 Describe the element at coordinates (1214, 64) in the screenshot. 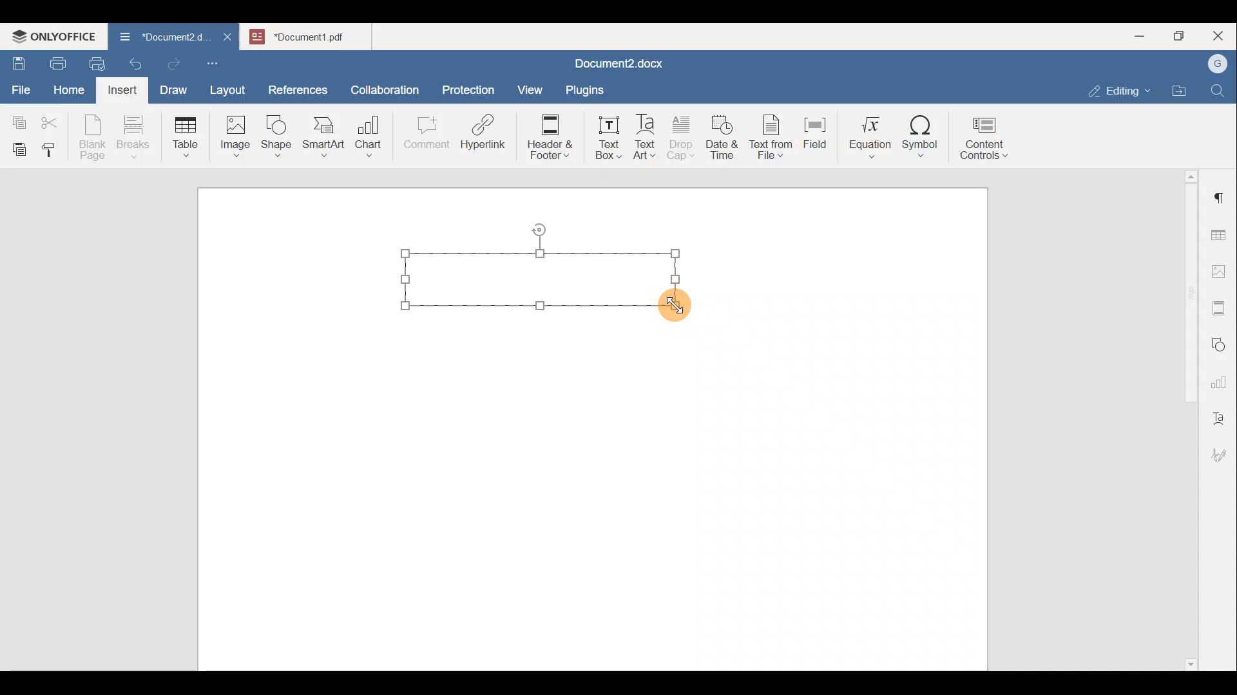

I see `Account name` at that location.